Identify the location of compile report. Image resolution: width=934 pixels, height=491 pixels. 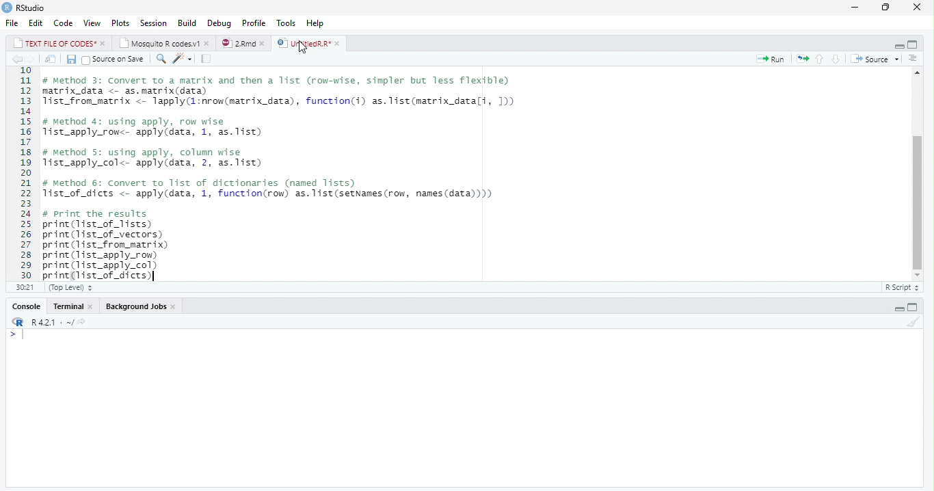
(208, 58).